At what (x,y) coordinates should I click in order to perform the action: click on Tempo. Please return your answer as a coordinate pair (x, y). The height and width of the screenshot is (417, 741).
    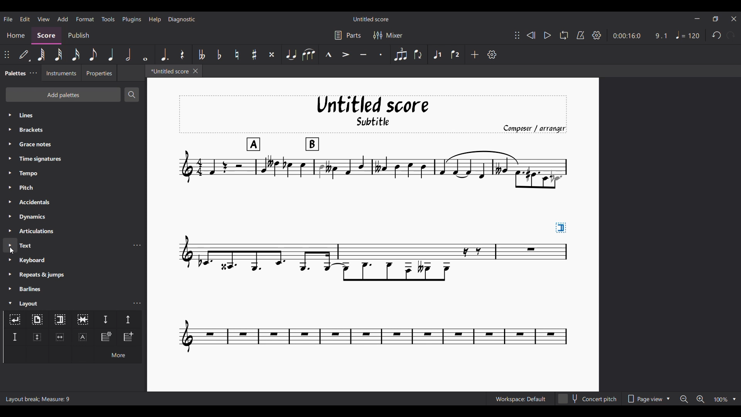
    Looking at the image, I should click on (688, 35).